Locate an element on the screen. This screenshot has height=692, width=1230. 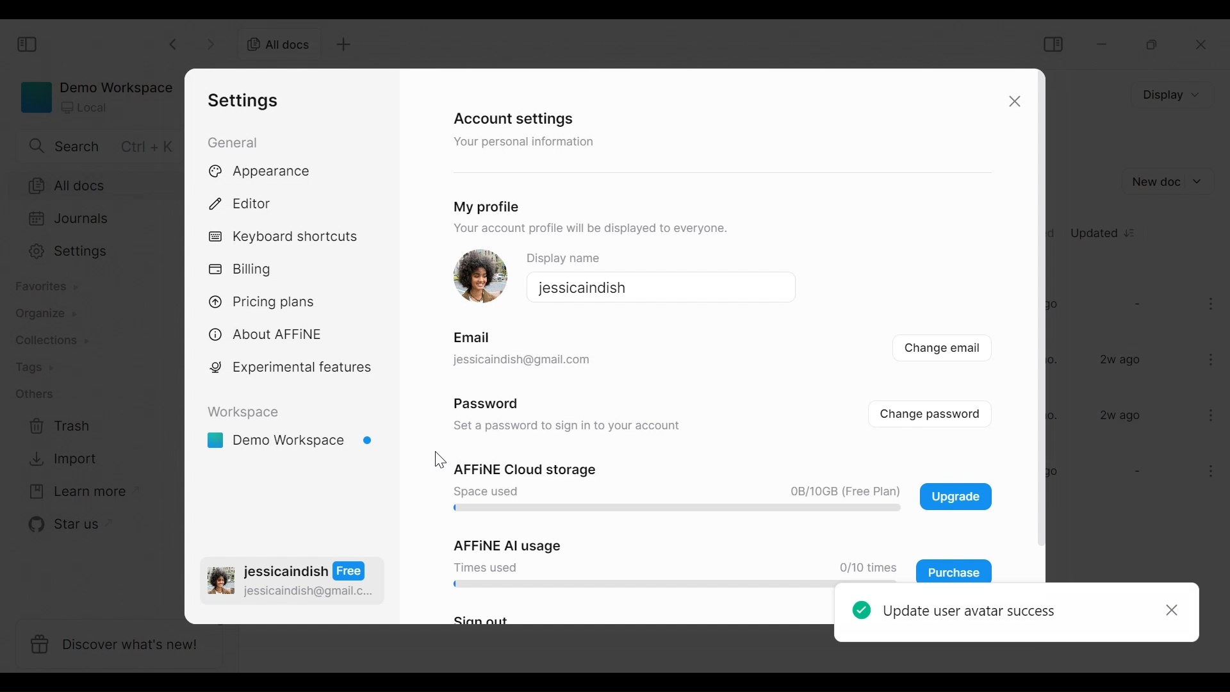
Account settings is located at coordinates (511, 117).